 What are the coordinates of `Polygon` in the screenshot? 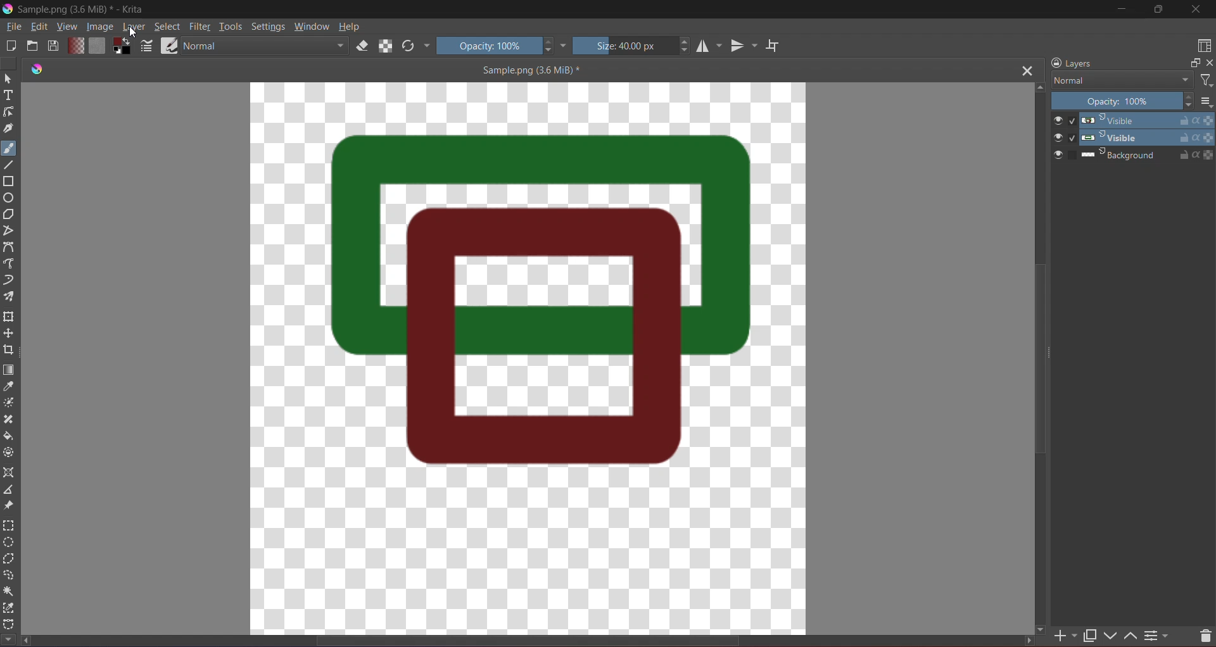 It's located at (13, 215).